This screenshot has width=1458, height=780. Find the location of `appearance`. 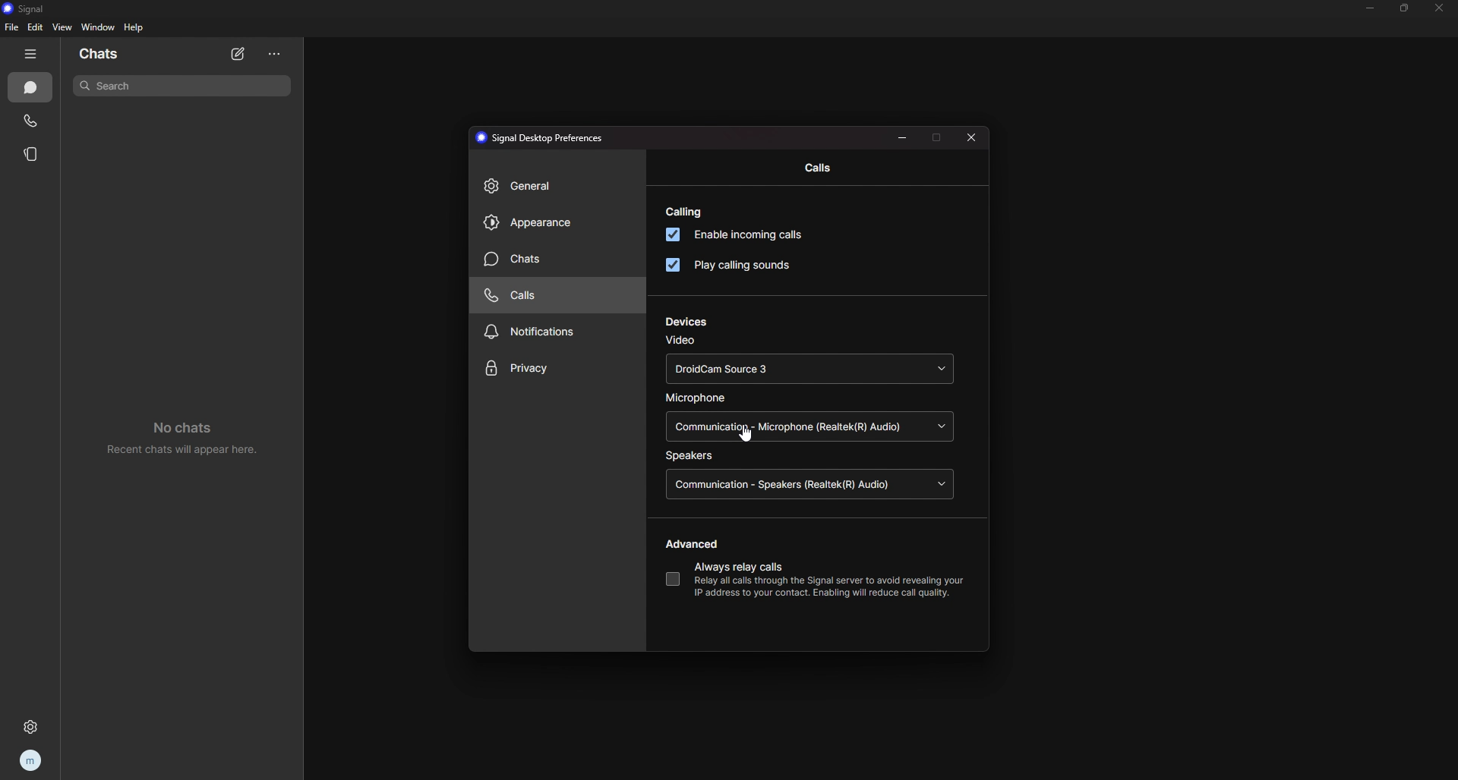

appearance is located at coordinates (554, 223).